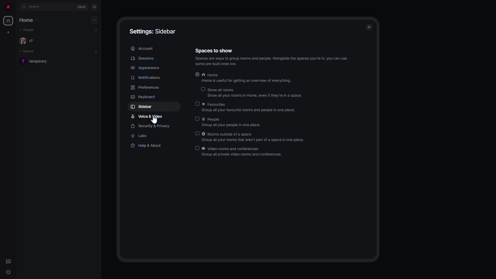 This screenshot has width=496, height=279. Describe the element at coordinates (198, 73) in the screenshot. I see `enabled` at that location.